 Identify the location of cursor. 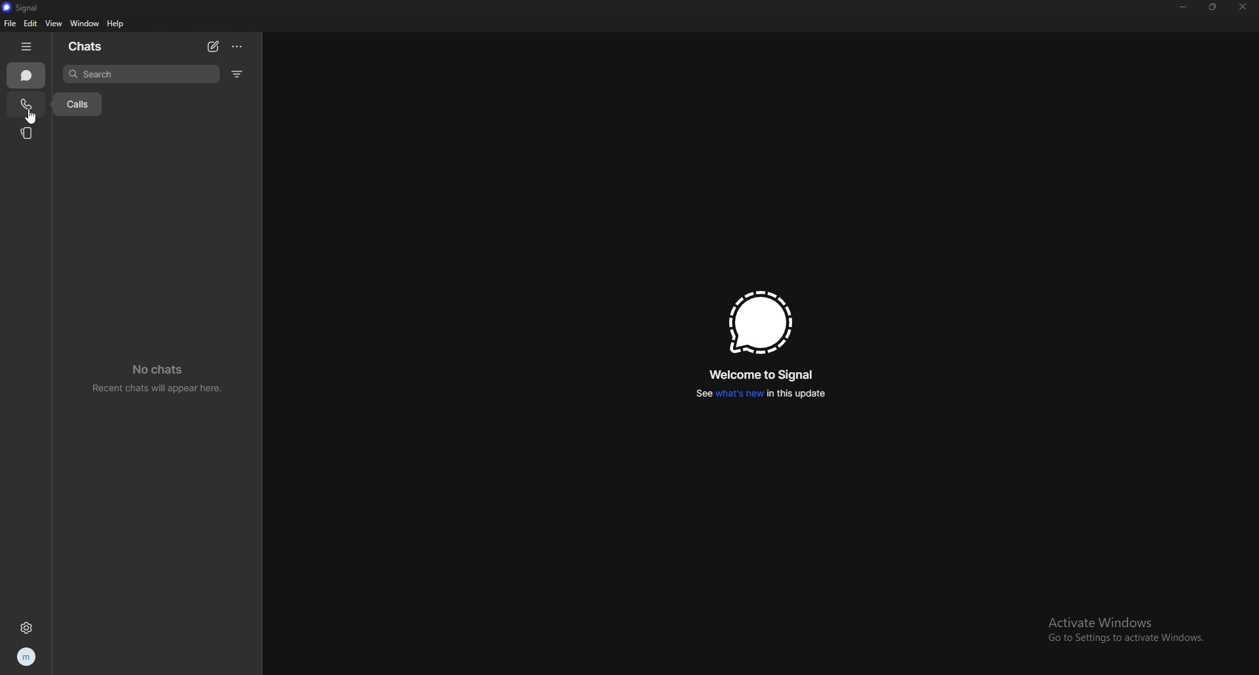
(30, 115).